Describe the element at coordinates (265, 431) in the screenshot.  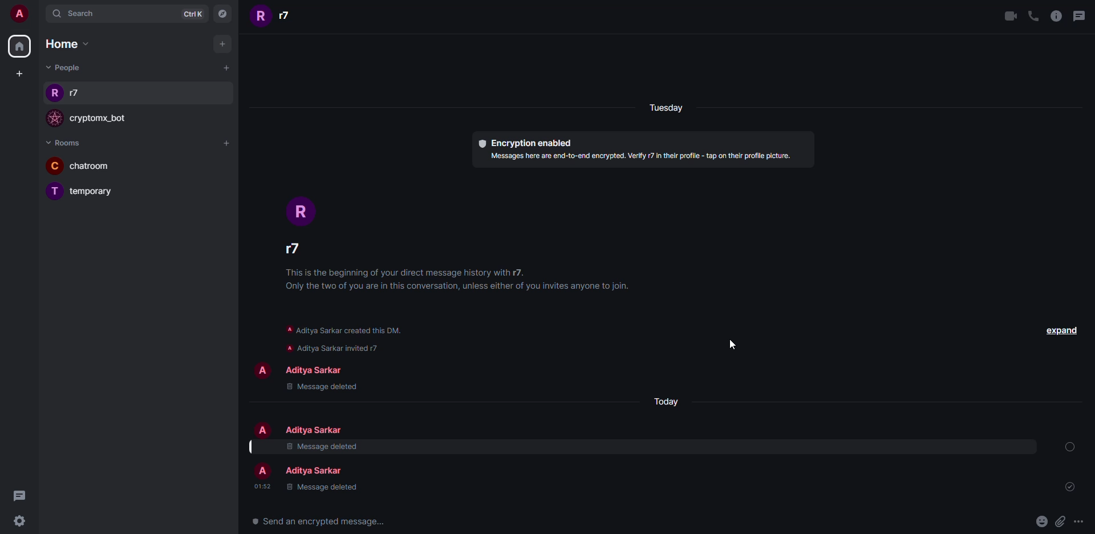
I see `profile` at that location.